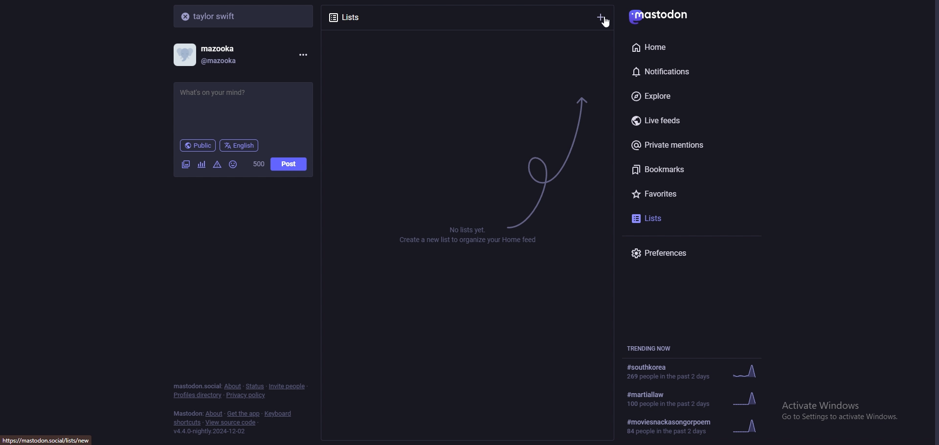  What do you see at coordinates (362, 16) in the screenshot?
I see `lists` at bounding box center [362, 16].